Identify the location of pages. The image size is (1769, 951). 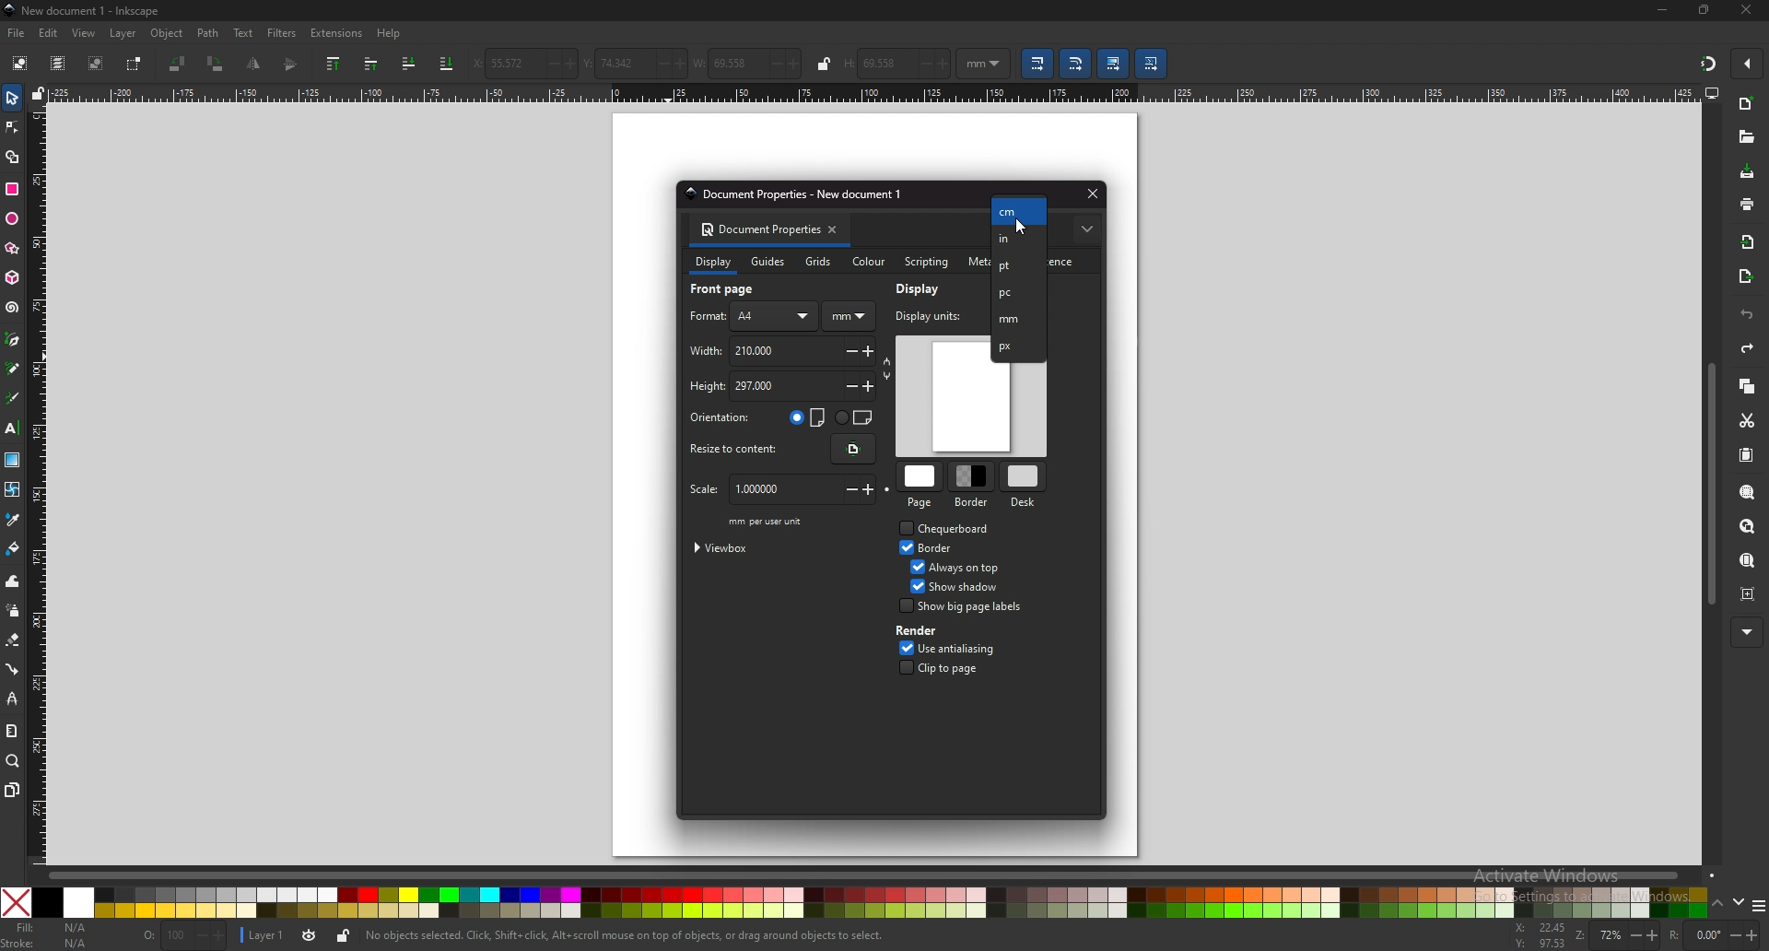
(12, 789).